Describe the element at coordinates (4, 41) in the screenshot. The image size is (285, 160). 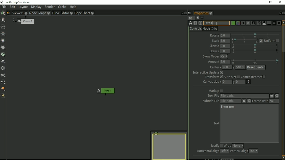
I see `Color` at that location.